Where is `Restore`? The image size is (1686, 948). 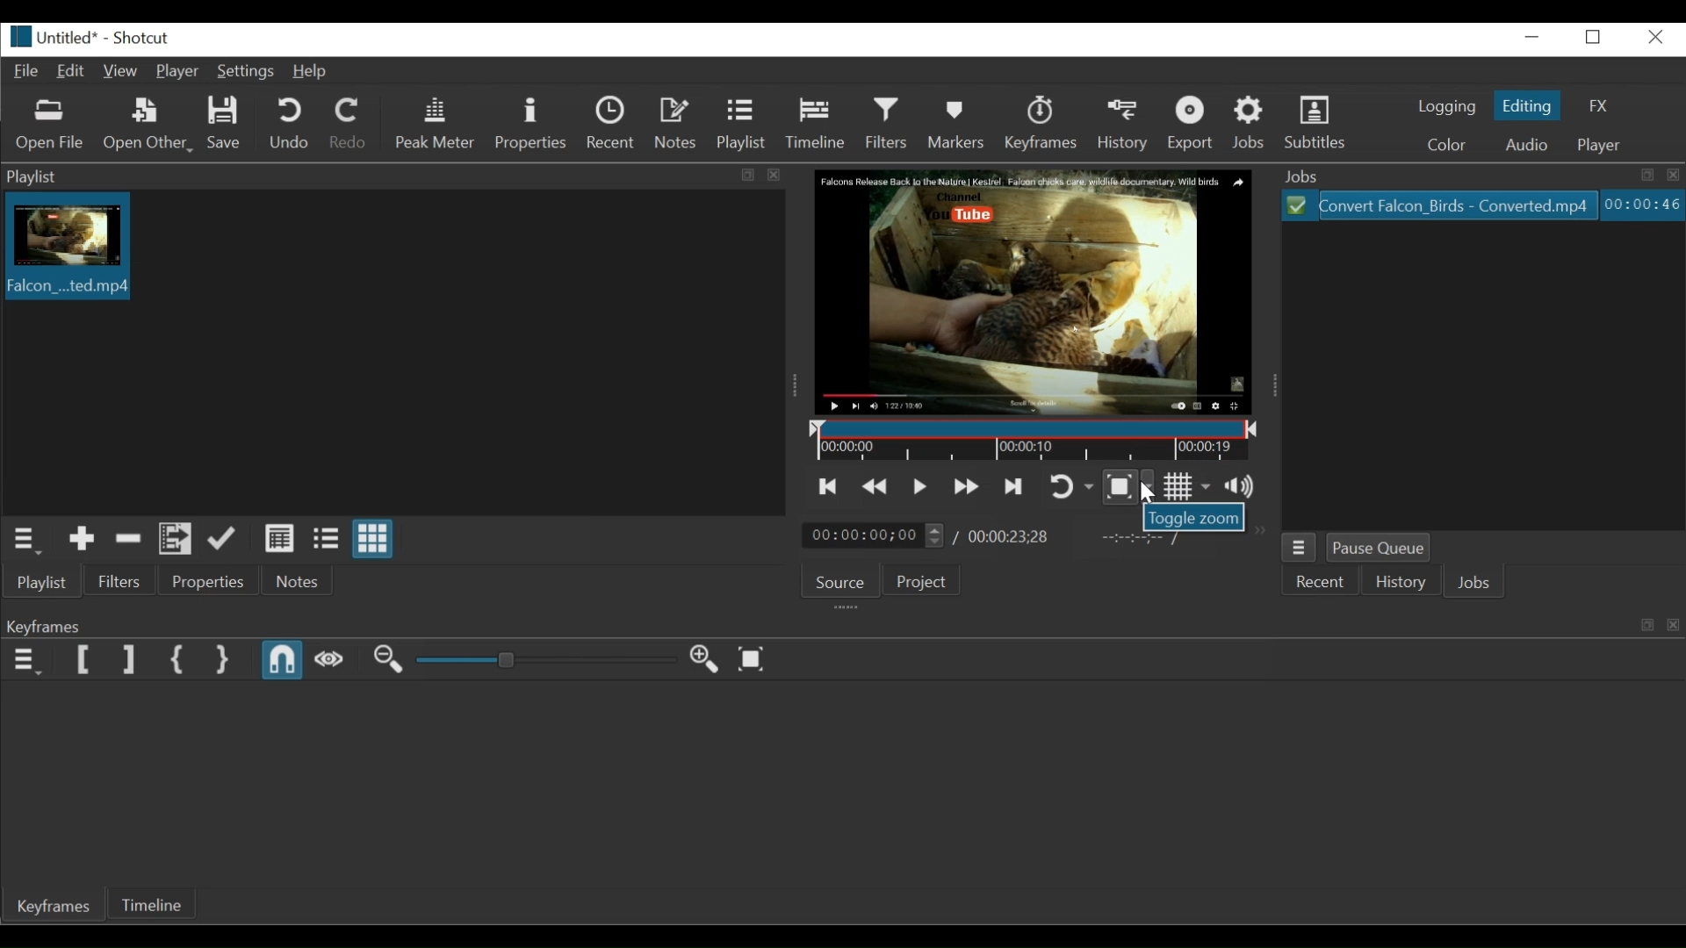 Restore is located at coordinates (1594, 38).